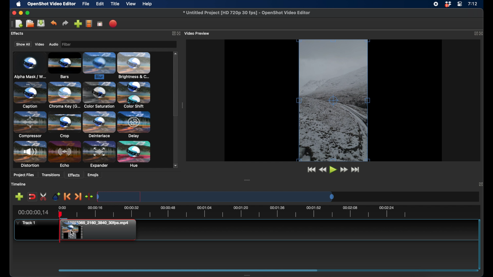 This screenshot has width=493, height=277. Describe the element at coordinates (176, 165) in the screenshot. I see `scroll down arrow` at that location.